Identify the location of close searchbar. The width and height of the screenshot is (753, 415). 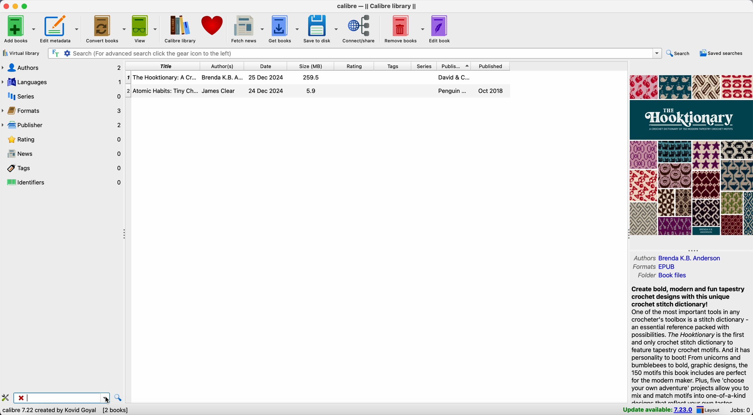
(20, 398).